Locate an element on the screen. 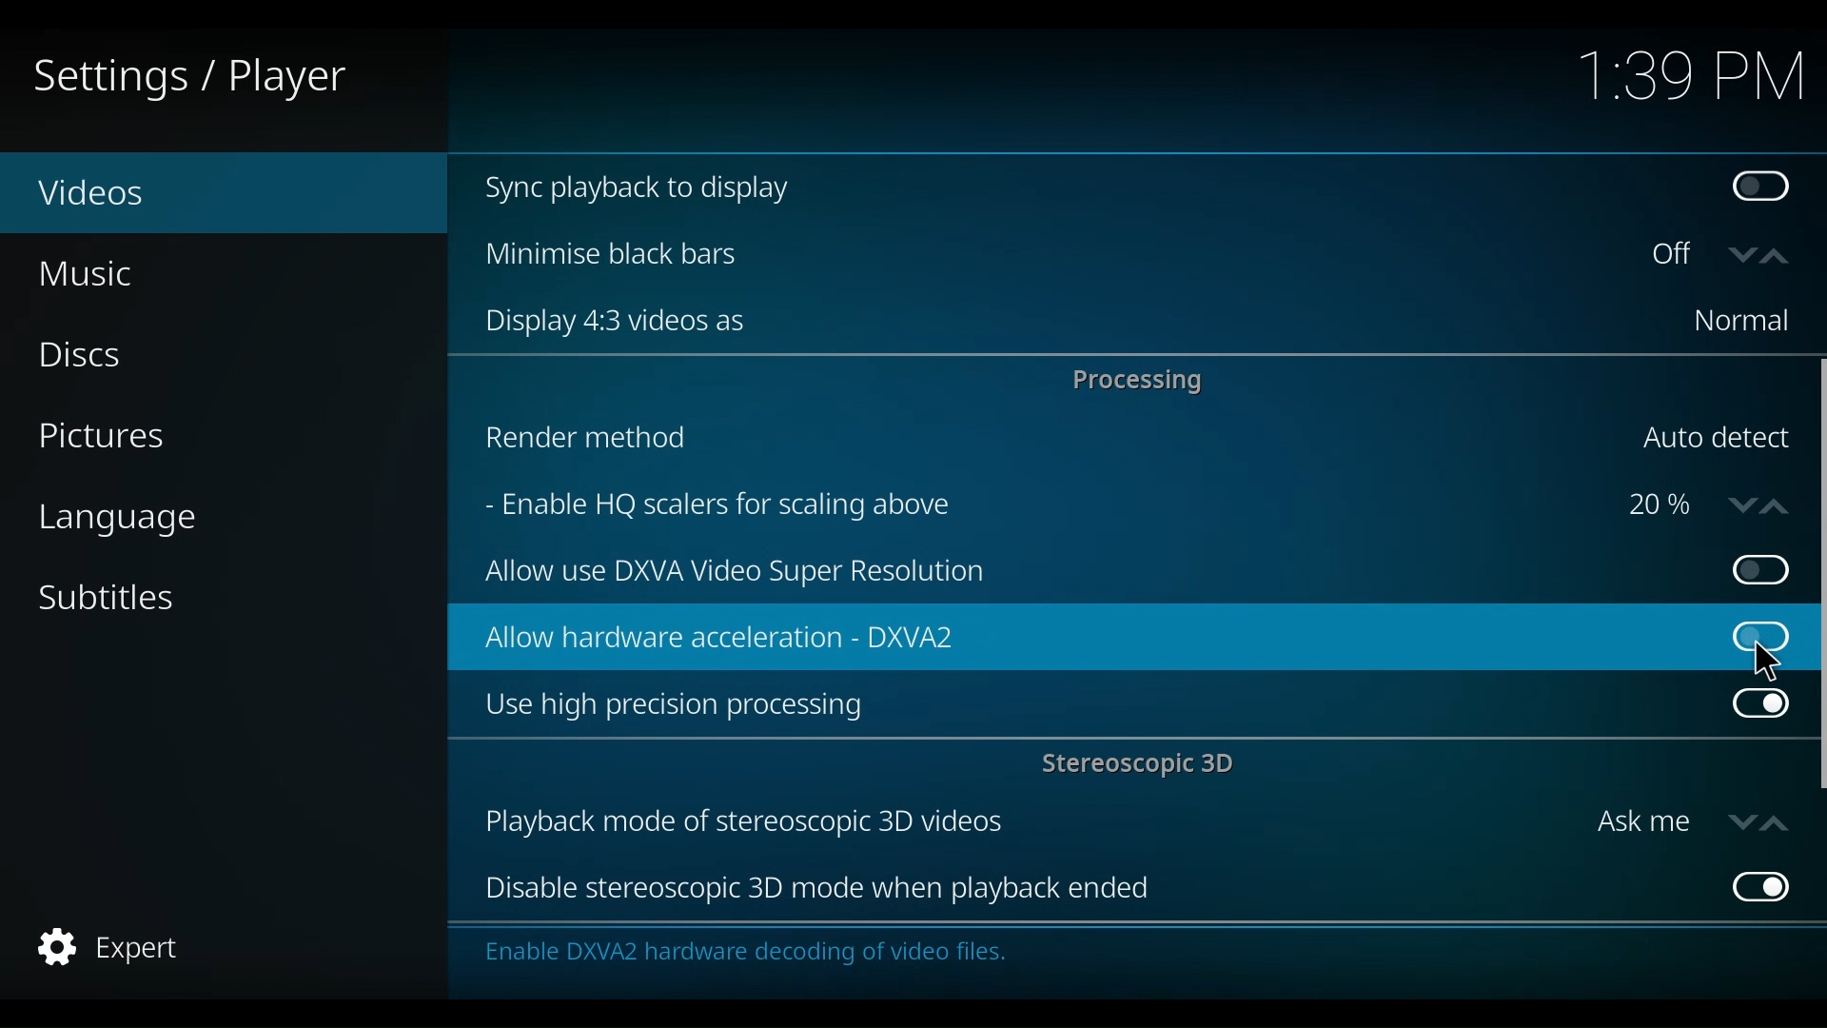 The width and height of the screenshot is (1827, 1028). Normal is located at coordinates (1739, 322).